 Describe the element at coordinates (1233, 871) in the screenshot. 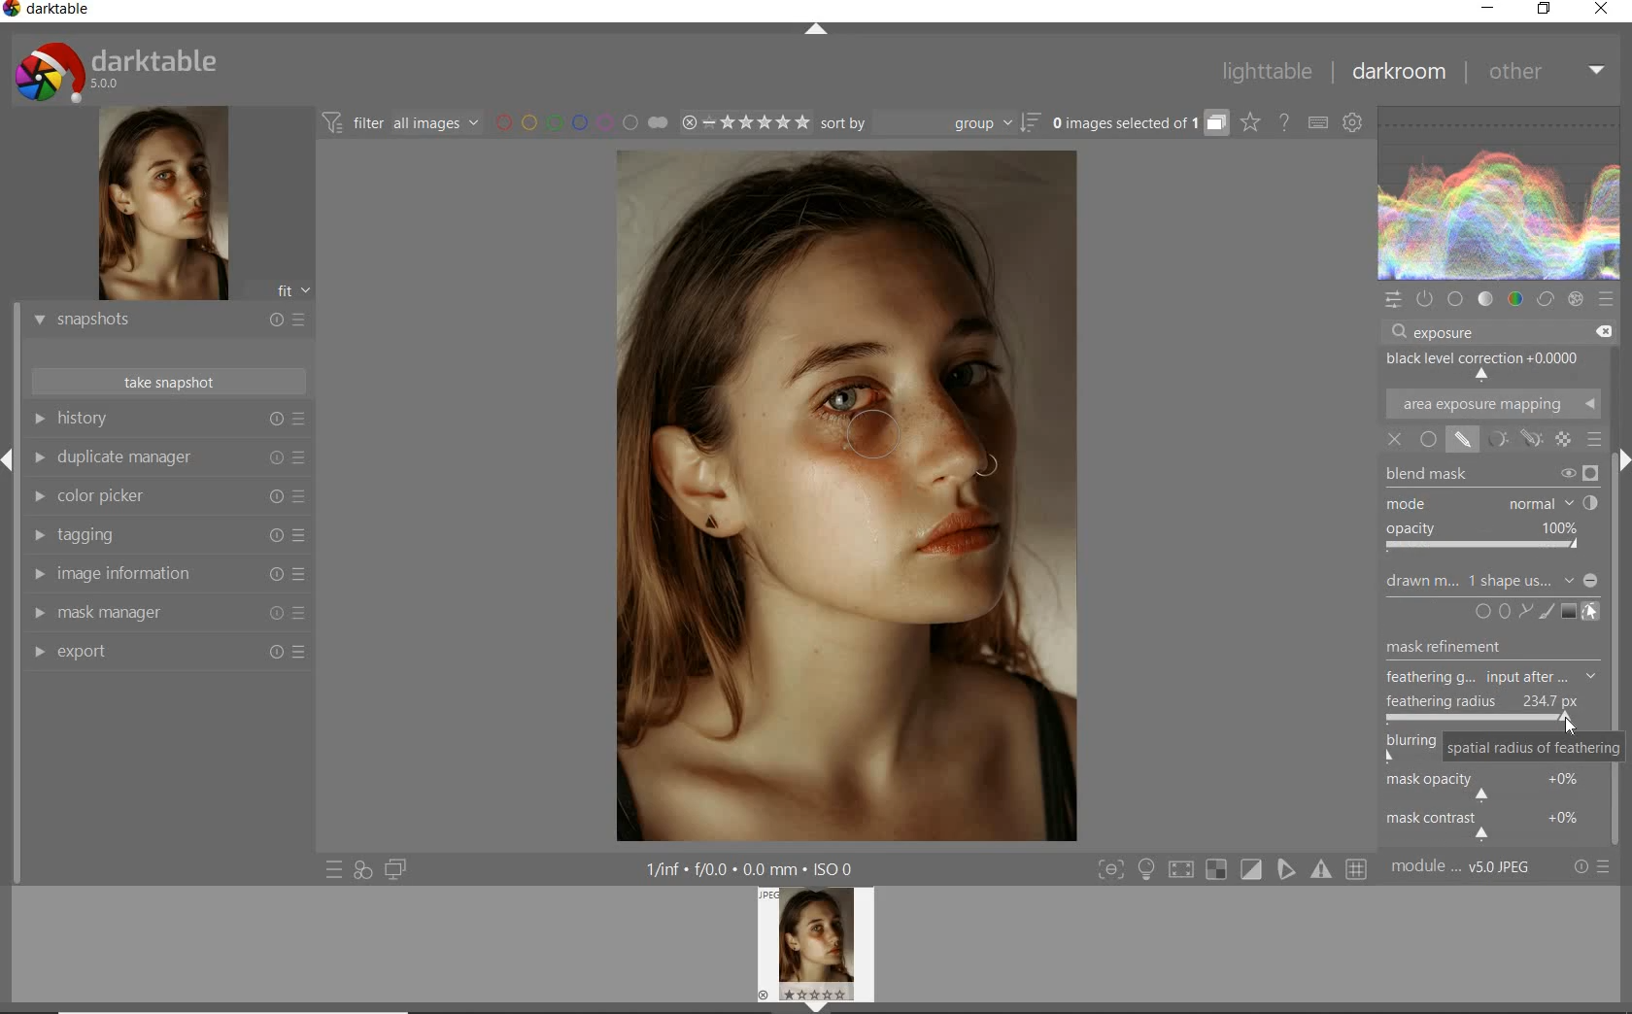

I see `toggle modes` at that location.